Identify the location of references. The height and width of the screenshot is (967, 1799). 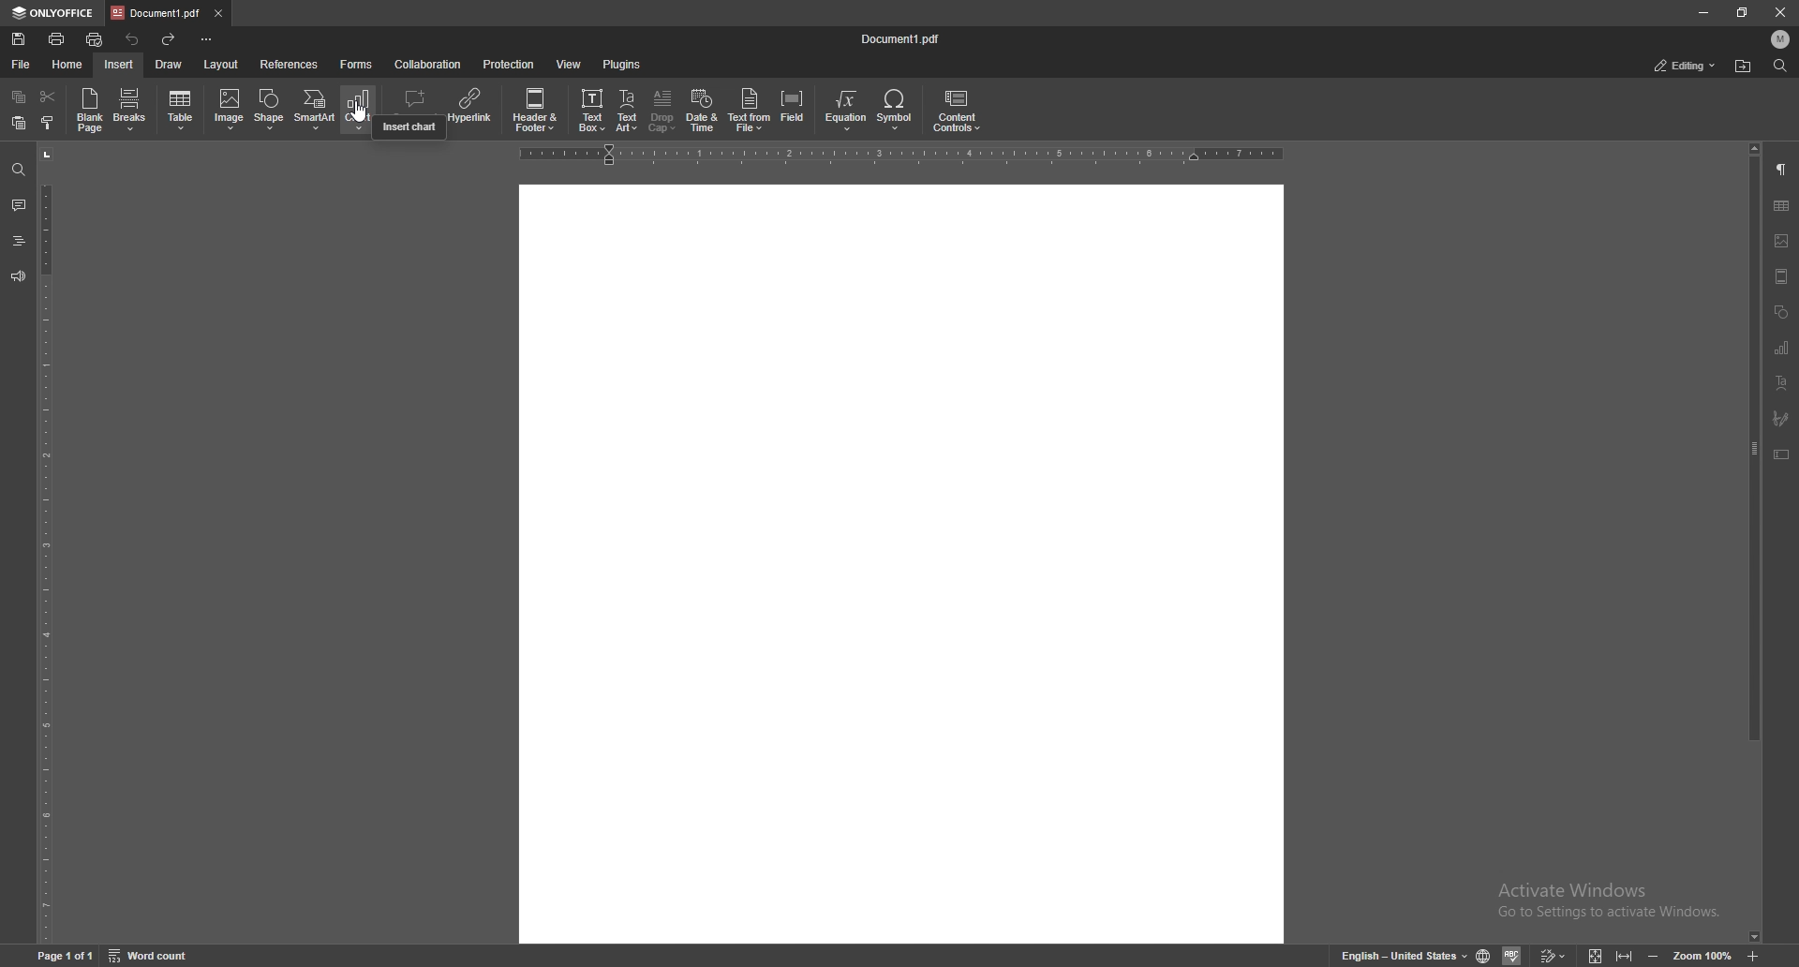
(290, 64).